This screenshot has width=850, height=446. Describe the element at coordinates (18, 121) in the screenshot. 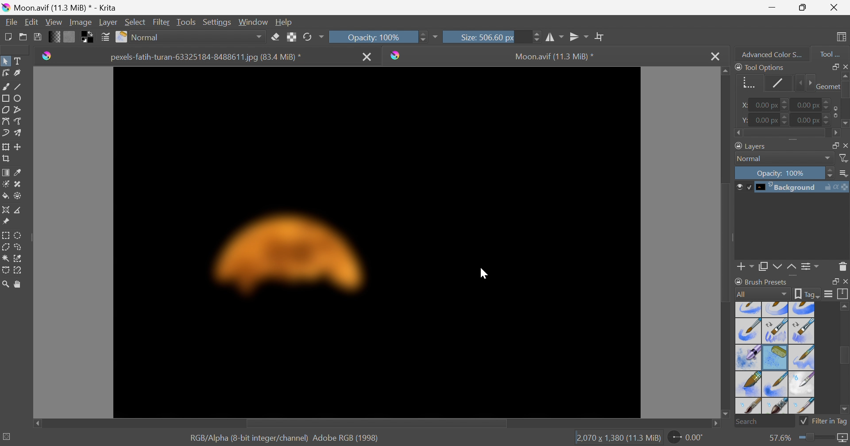

I see `Freehand path tool` at that location.